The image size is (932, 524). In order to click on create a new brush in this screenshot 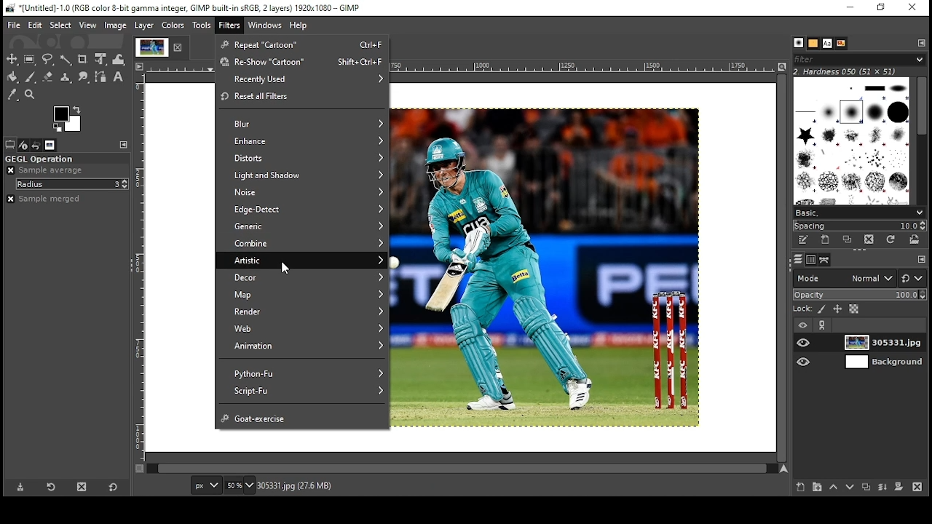, I will do `click(826, 239)`.